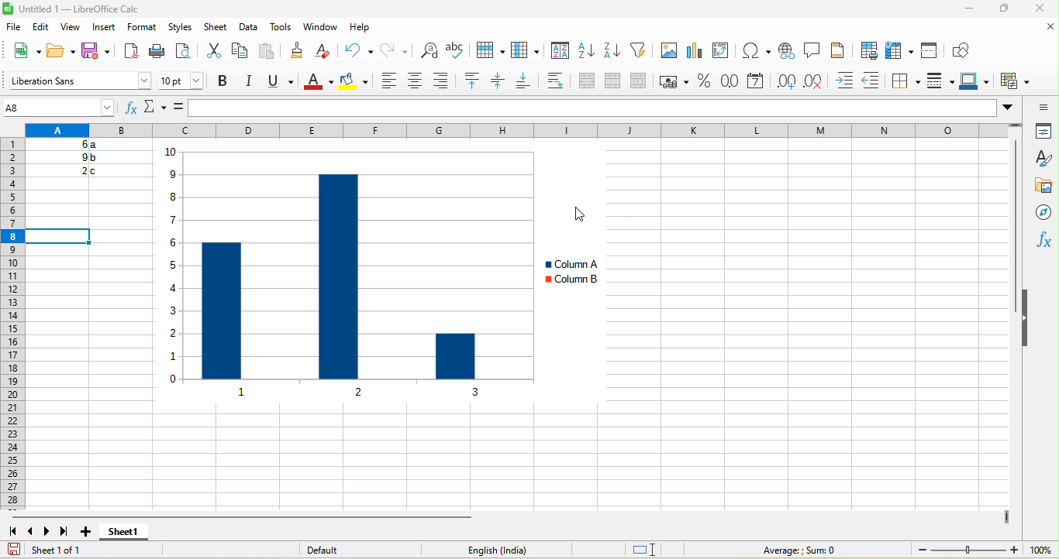 The image size is (1059, 559). I want to click on tools, so click(281, 27).